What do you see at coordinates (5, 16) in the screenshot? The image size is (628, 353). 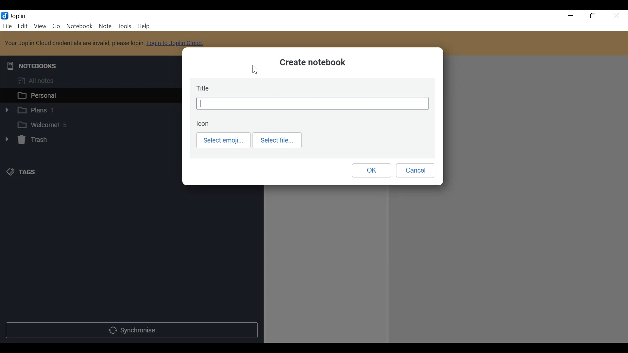 I see `Joplin Desktop Icon` at bounding box center [5, 16].